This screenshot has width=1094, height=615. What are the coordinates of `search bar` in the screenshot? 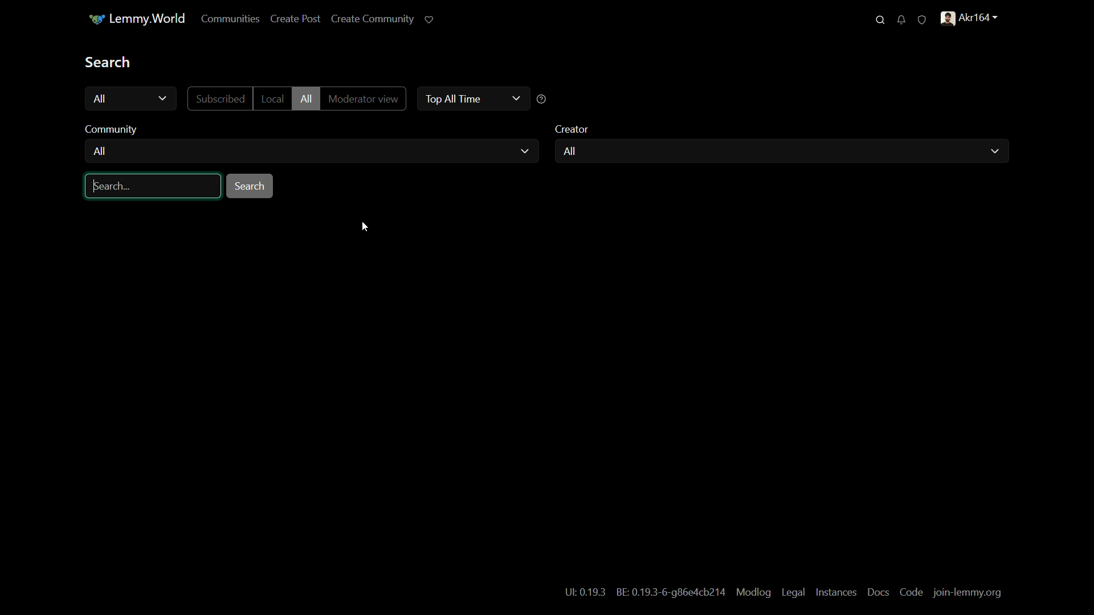 It's located at (152, 186).